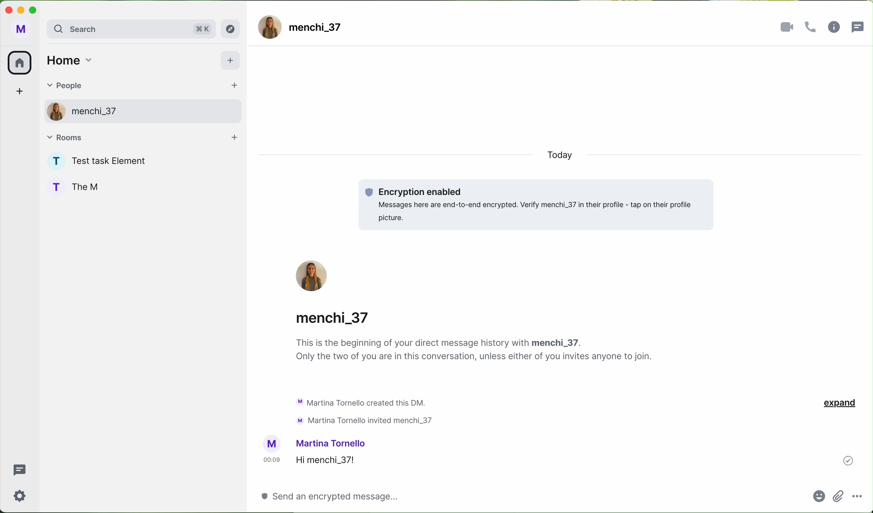  What do you see at coordinates (97, 113) in the screenshot?
I see `user` at bounding box center [97, 113].